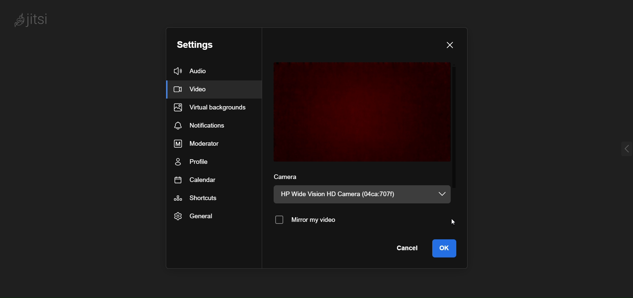 Image resolution: width=633 pixels, height=298 pixels. Describe the element at coordinates (196, 162) in the screenshot. I see `profile` at that location.